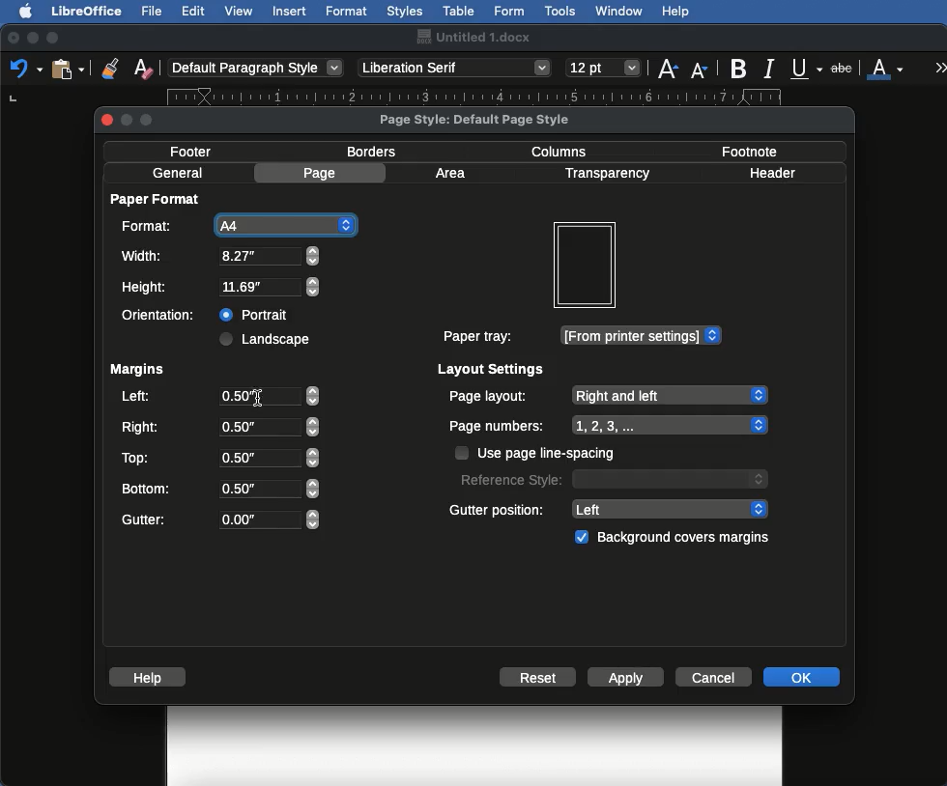  What do you see at coordinates (619, 12) in the screenshot?
I see `Window` at bounding box center [619, 12].